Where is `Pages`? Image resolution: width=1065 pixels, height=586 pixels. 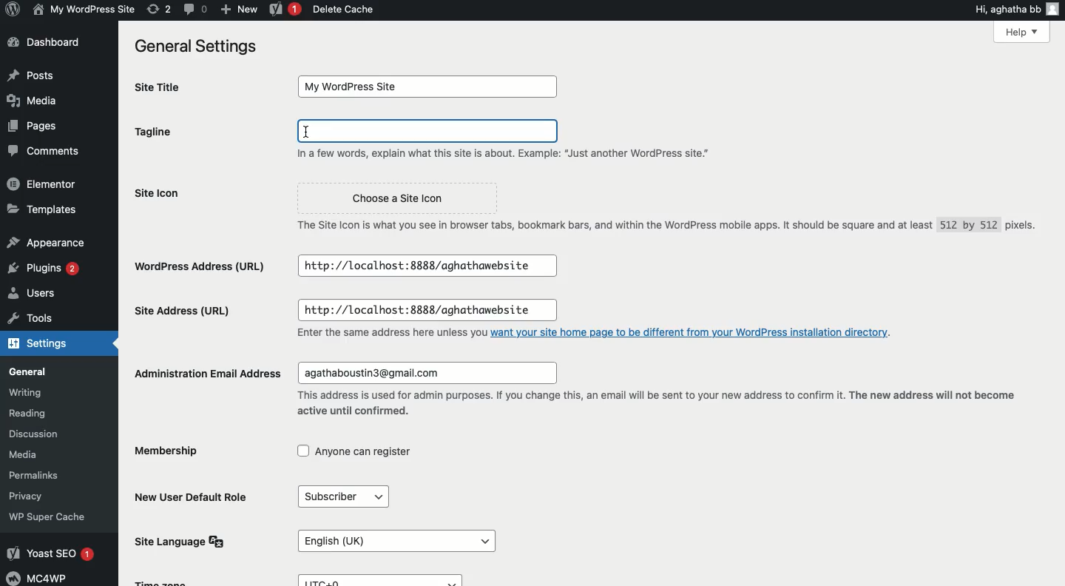
Pages is located at coordinates (30, 127).